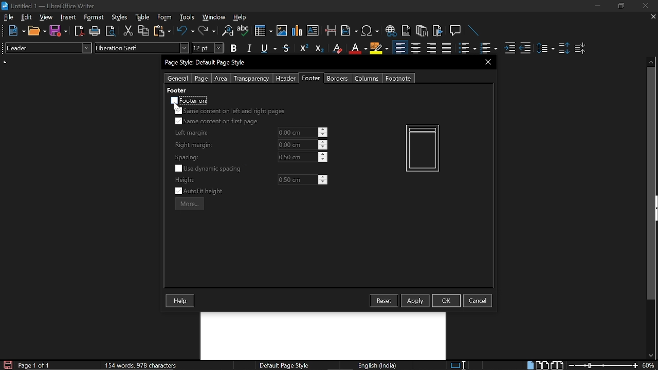  Describe the element at coordinates (438, 31) in the screenshot. I see `Insert bibliography` at that location.